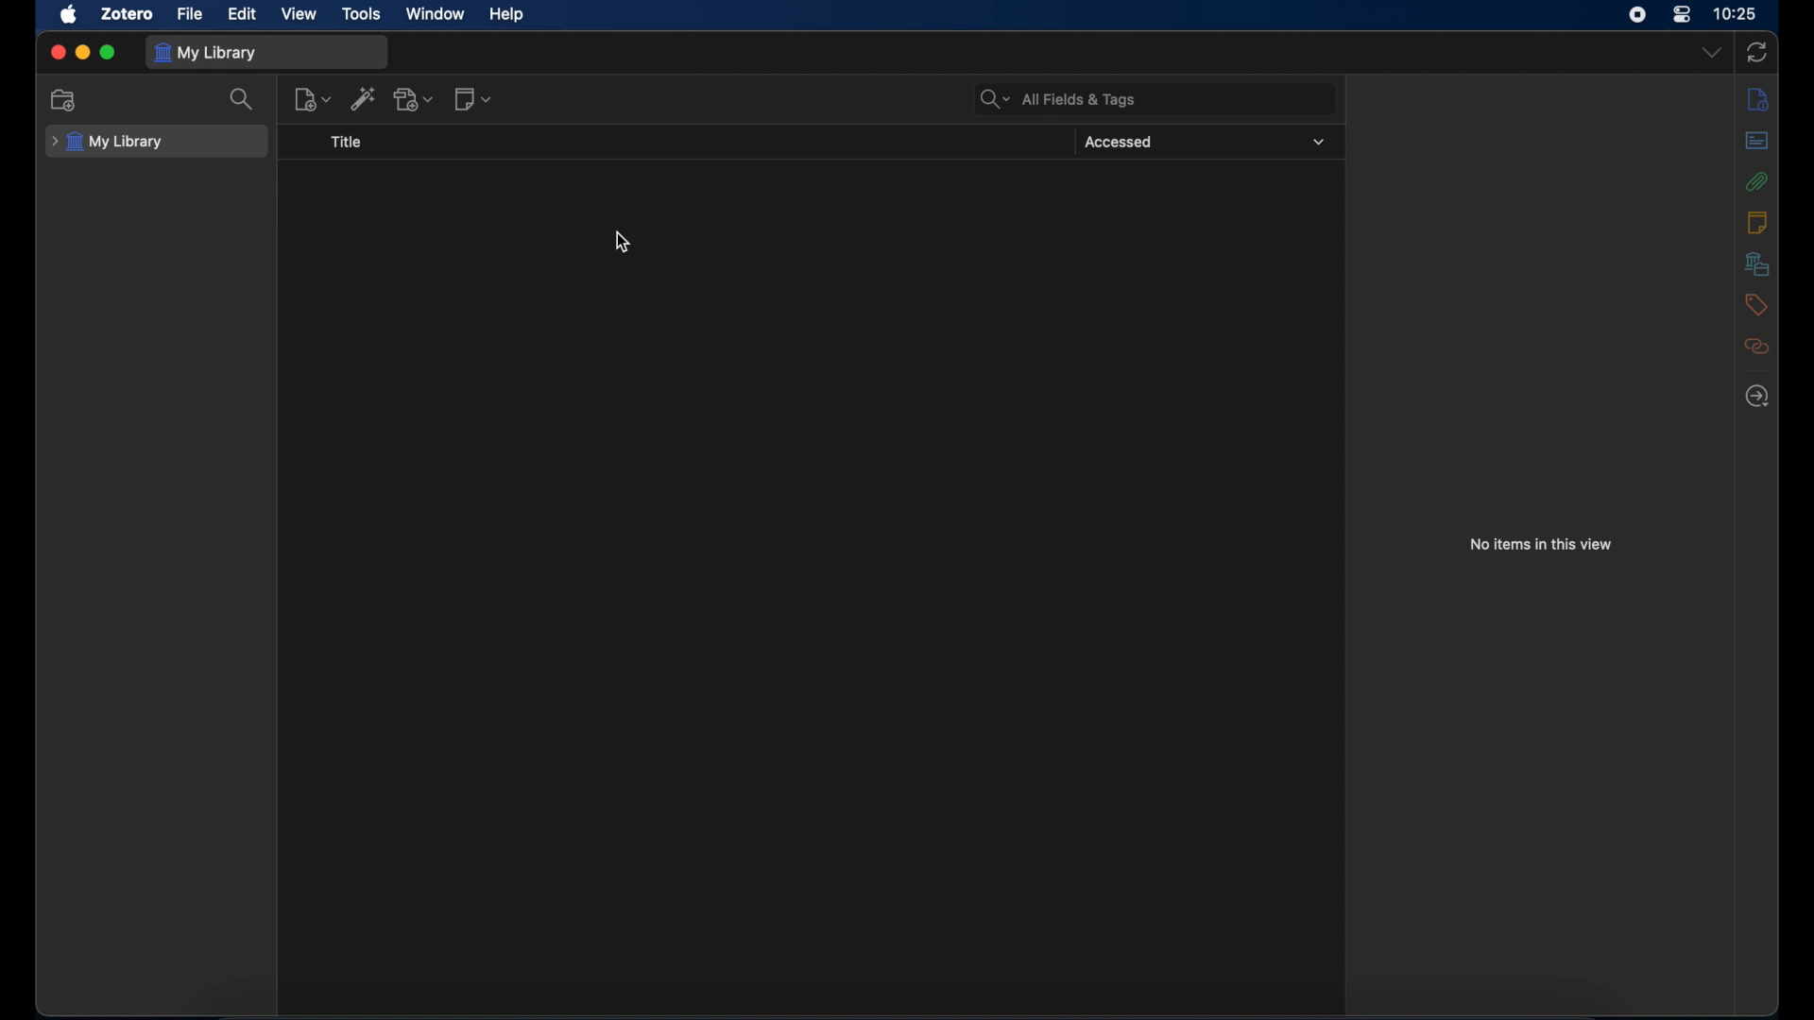 This screenshot has width=1814, height=1020. What do you see at coordinates (474, 98) in the screenshot?
I see `new notes` at bounding box center [474, 98].